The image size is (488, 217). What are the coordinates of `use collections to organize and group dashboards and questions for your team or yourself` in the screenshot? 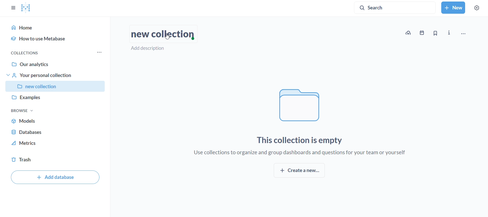 It's located at (301, 153).